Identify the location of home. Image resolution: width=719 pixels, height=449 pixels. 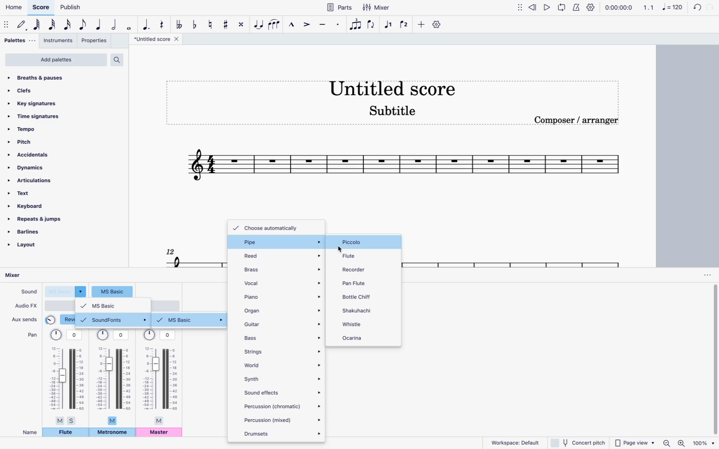
(13, 7).